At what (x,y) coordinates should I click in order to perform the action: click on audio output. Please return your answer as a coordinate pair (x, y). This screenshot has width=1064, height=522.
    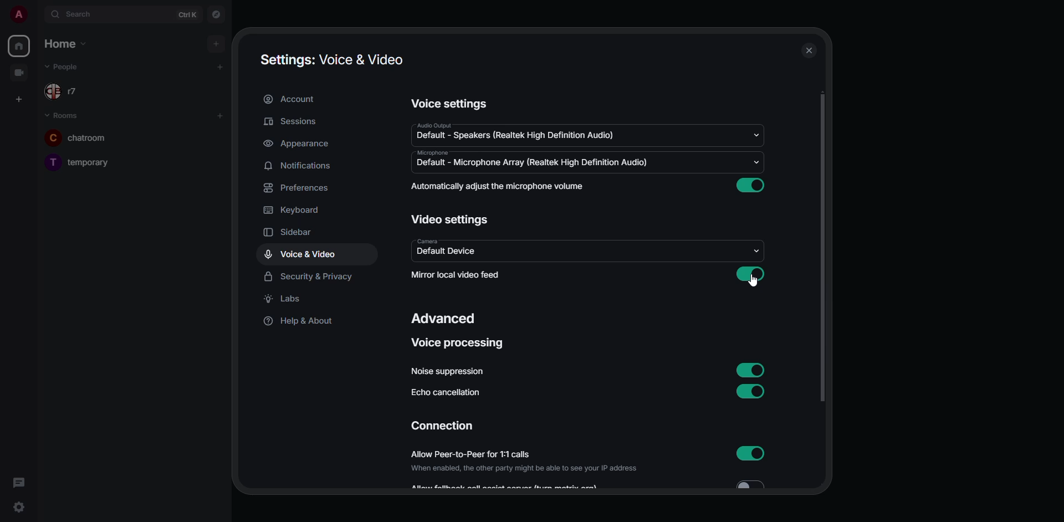
    Looking at the image, I should click on (432, 125).